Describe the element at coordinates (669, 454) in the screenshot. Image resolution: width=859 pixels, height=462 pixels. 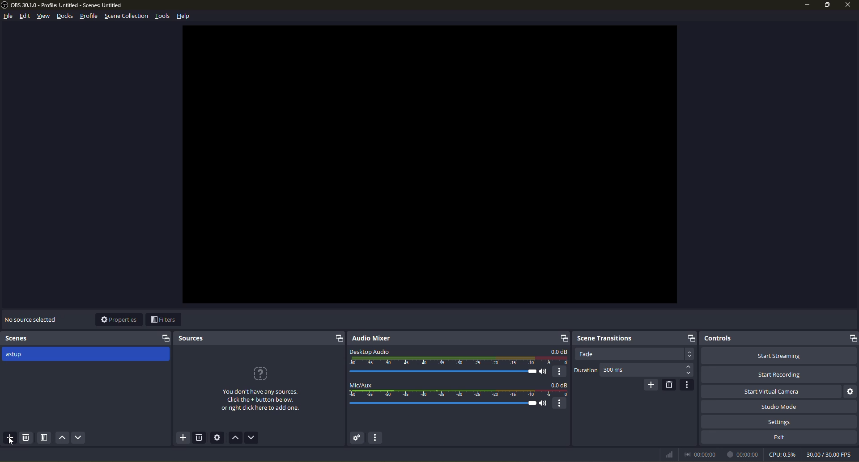
I see `network` at that location.